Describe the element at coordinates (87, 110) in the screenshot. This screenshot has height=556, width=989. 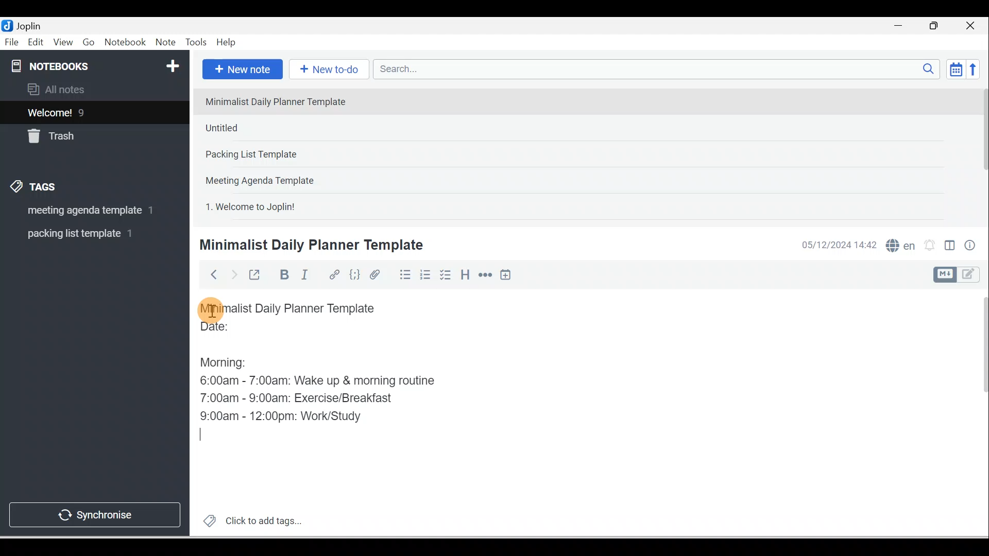
I see `Notes` at that location.